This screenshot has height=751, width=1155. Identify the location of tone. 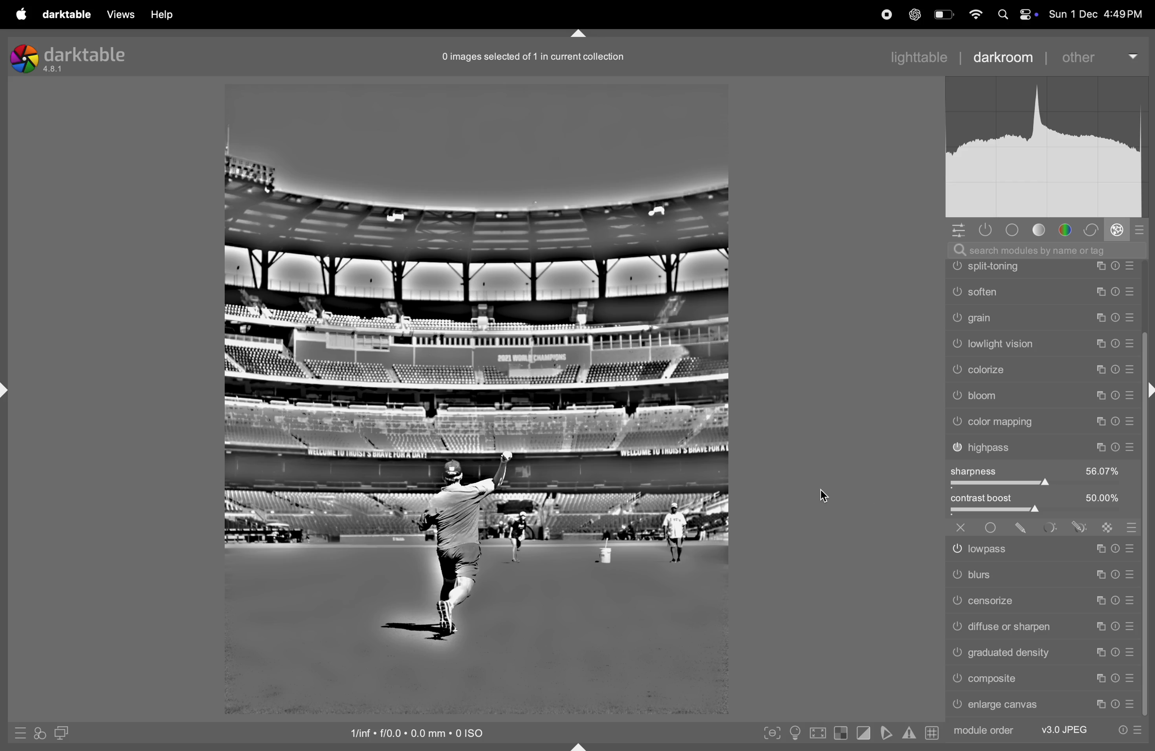
(1043, 230).